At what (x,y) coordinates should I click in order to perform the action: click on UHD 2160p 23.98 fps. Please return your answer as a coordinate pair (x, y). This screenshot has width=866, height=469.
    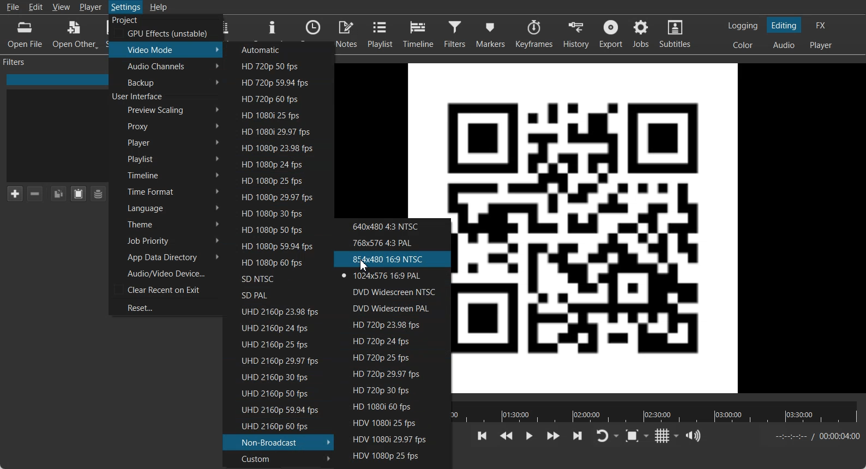
    Looking at the image, I should click on (274, 311).